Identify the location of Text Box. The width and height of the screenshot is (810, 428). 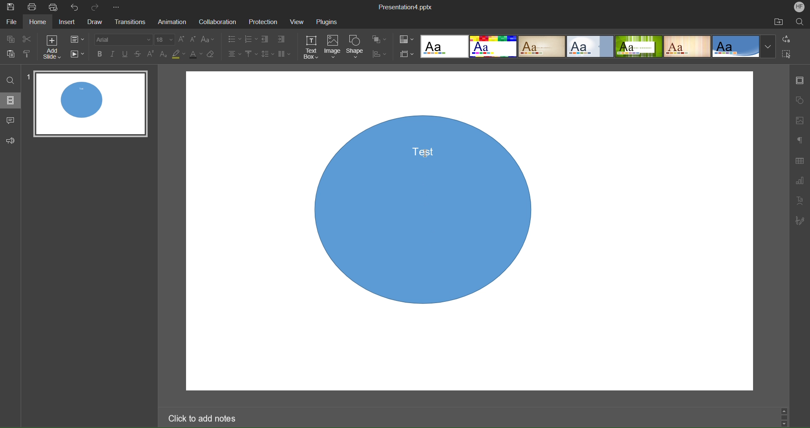
(312, 47).